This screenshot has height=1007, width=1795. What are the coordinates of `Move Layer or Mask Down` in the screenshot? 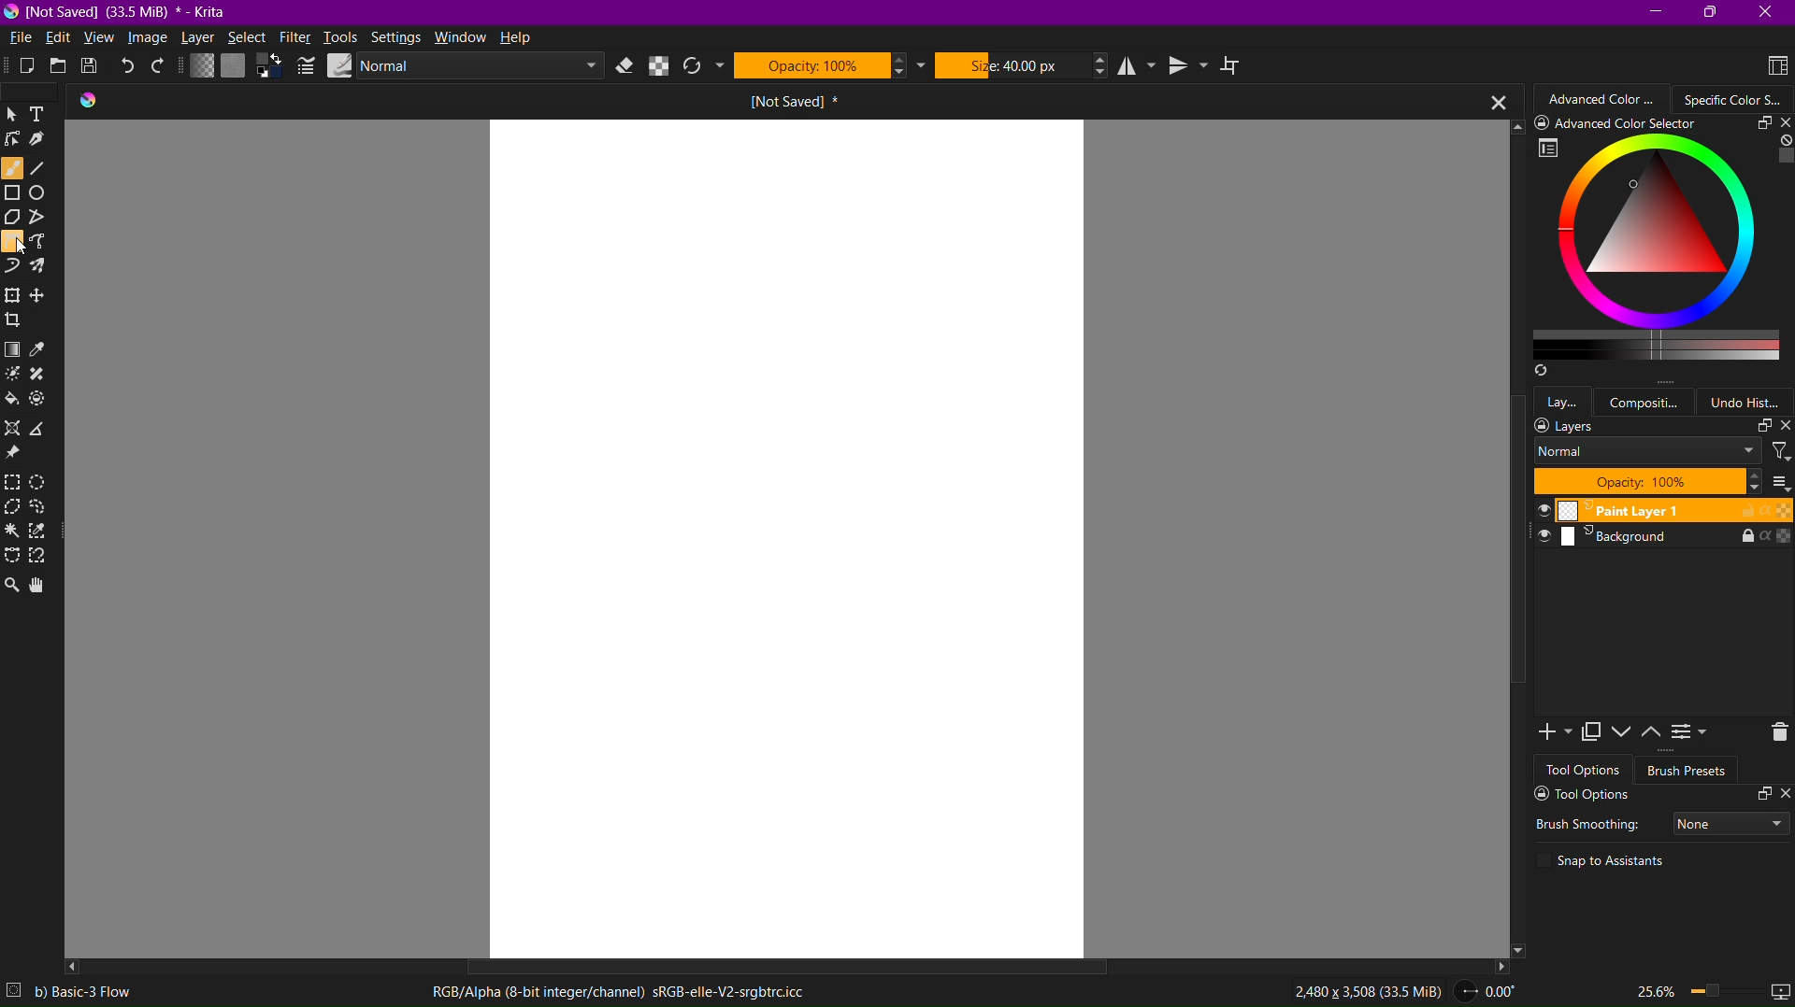 It's located at (1625, 732).